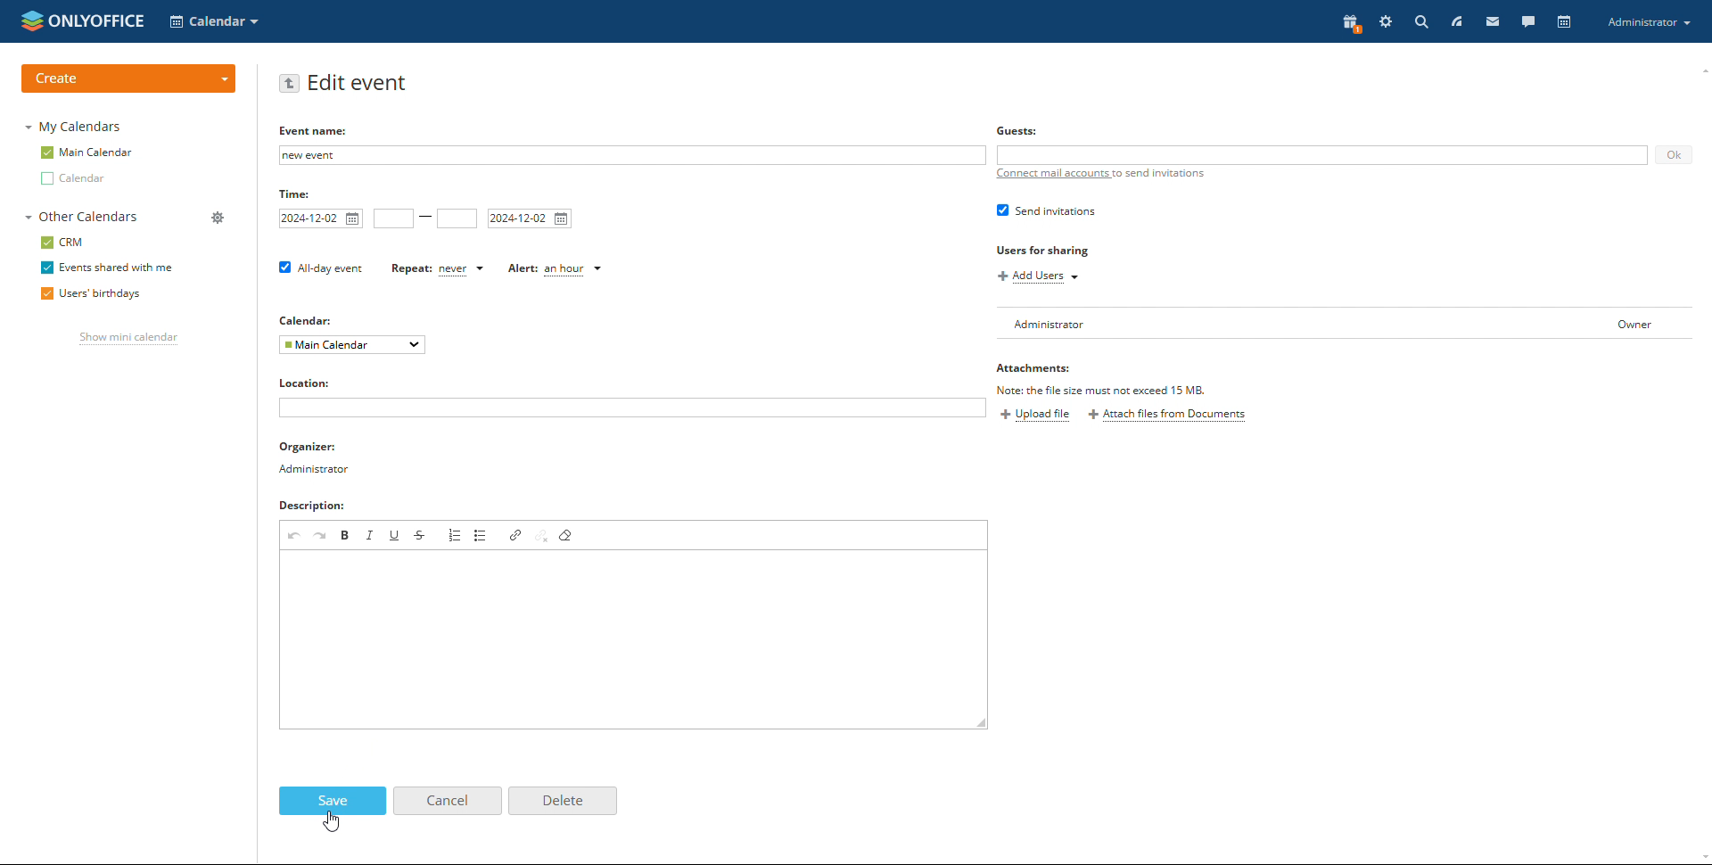 This screenshot has height=865, width=1712. Describe the element at coordinates (309, 320) in the screenshot. I see `calendar` at that location.